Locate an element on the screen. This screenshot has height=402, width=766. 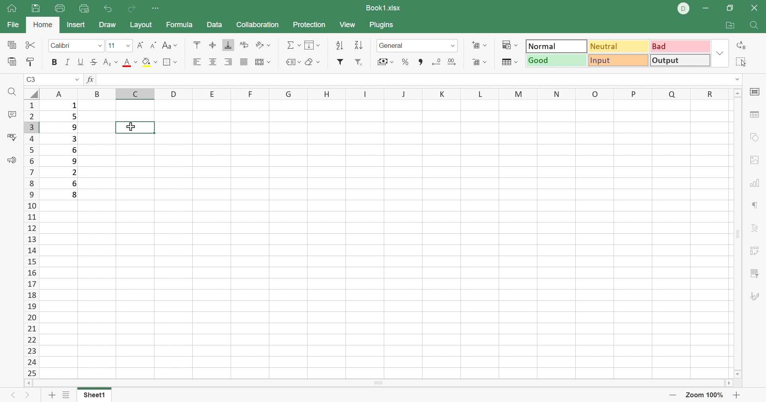
Select all is located at coordinates (740, 61).